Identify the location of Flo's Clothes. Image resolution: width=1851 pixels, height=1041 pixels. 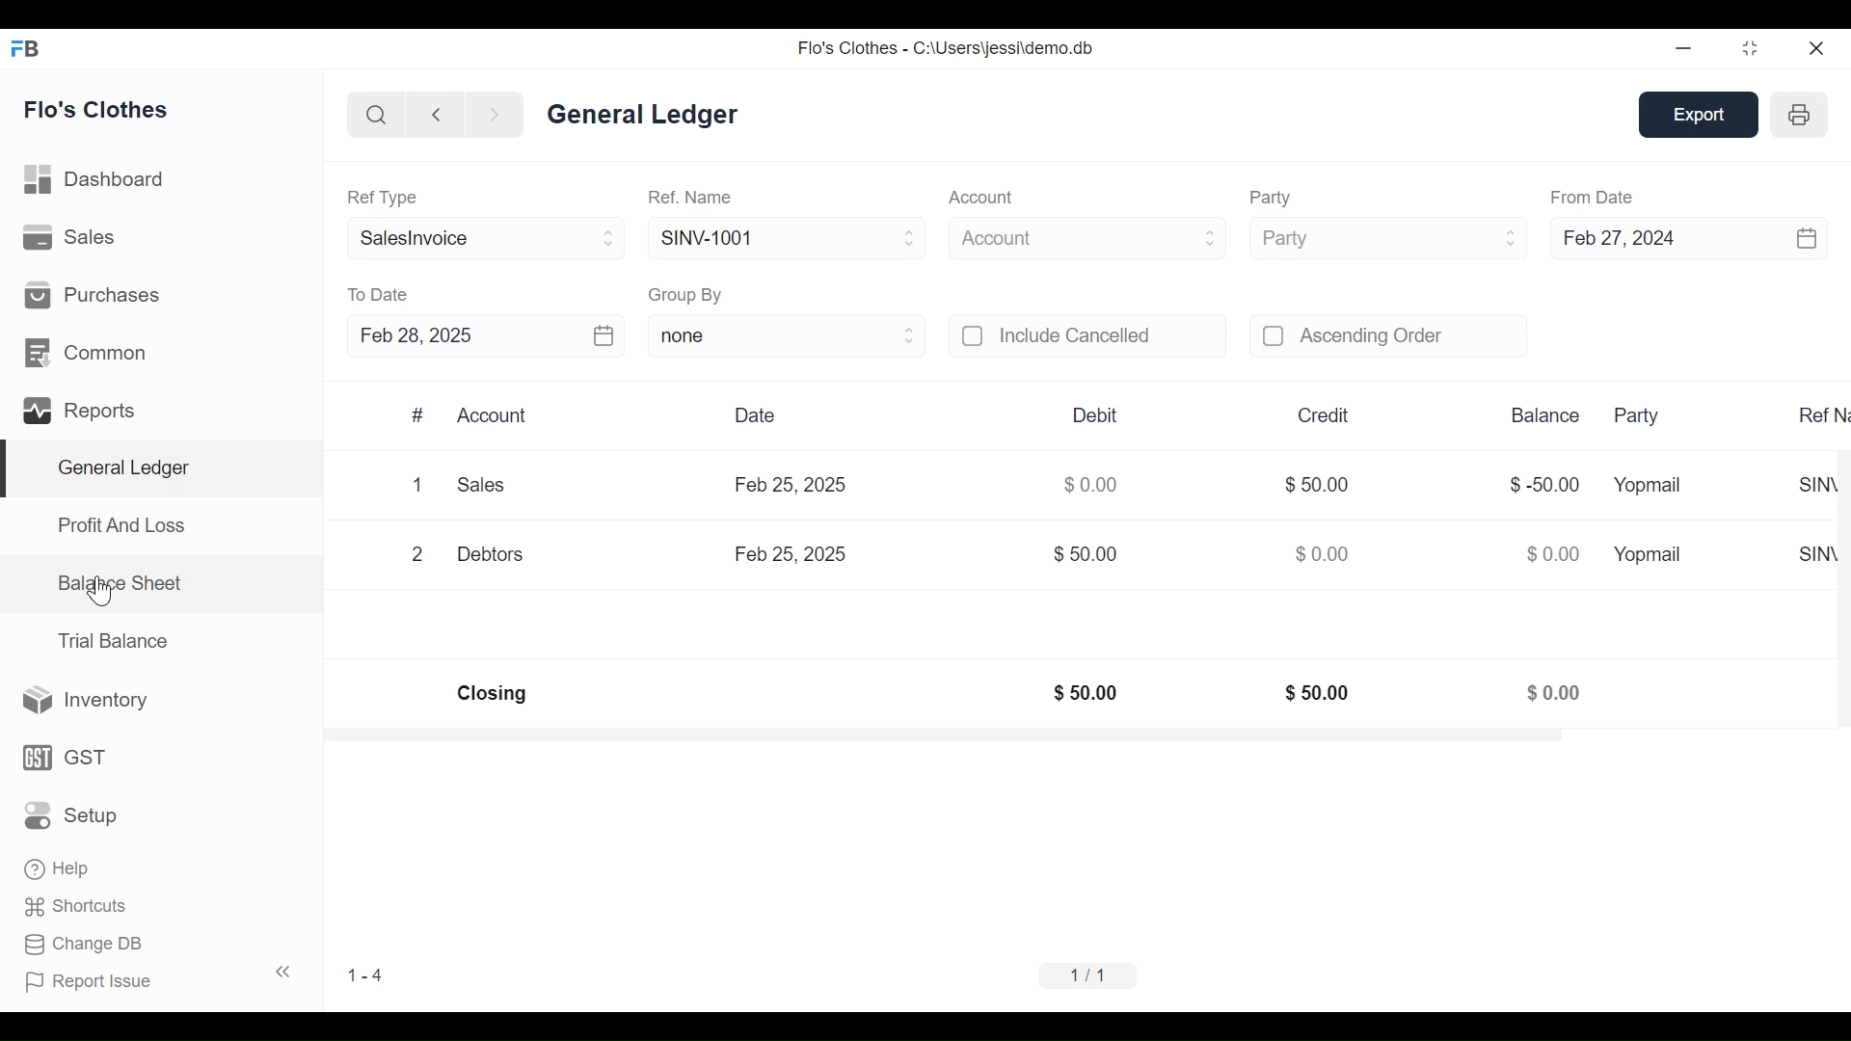
(98, 112).